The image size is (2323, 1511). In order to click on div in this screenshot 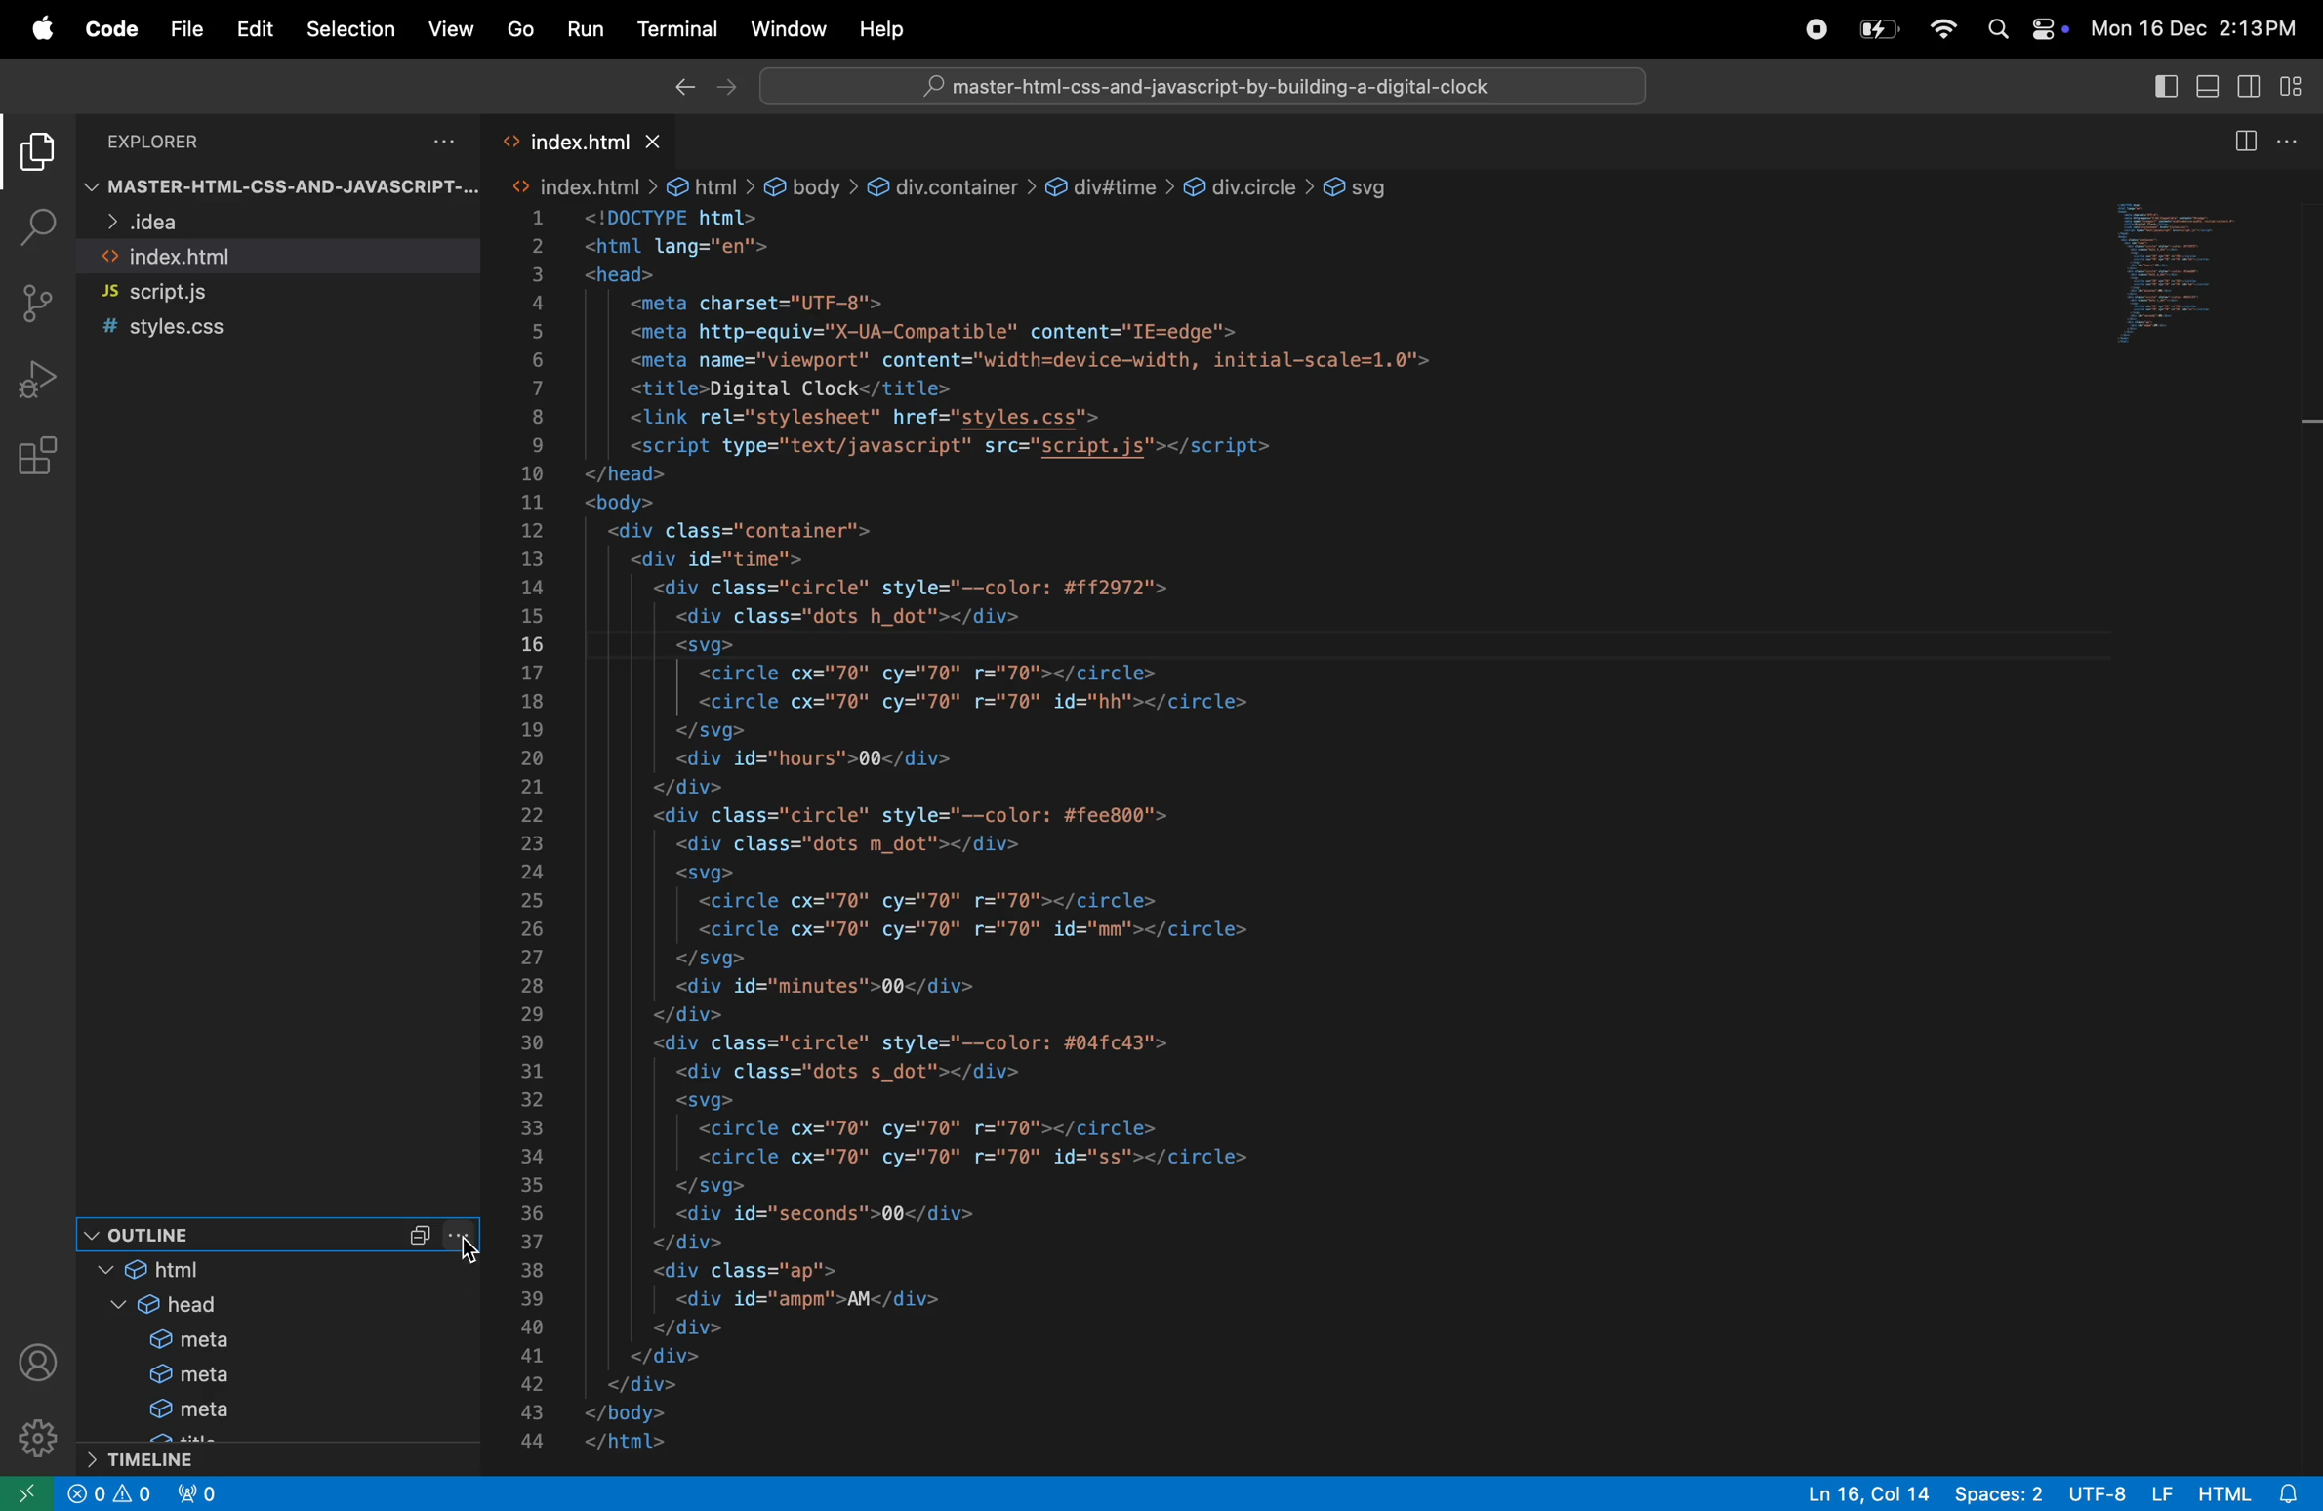, I will do `click(1249, 189)`.